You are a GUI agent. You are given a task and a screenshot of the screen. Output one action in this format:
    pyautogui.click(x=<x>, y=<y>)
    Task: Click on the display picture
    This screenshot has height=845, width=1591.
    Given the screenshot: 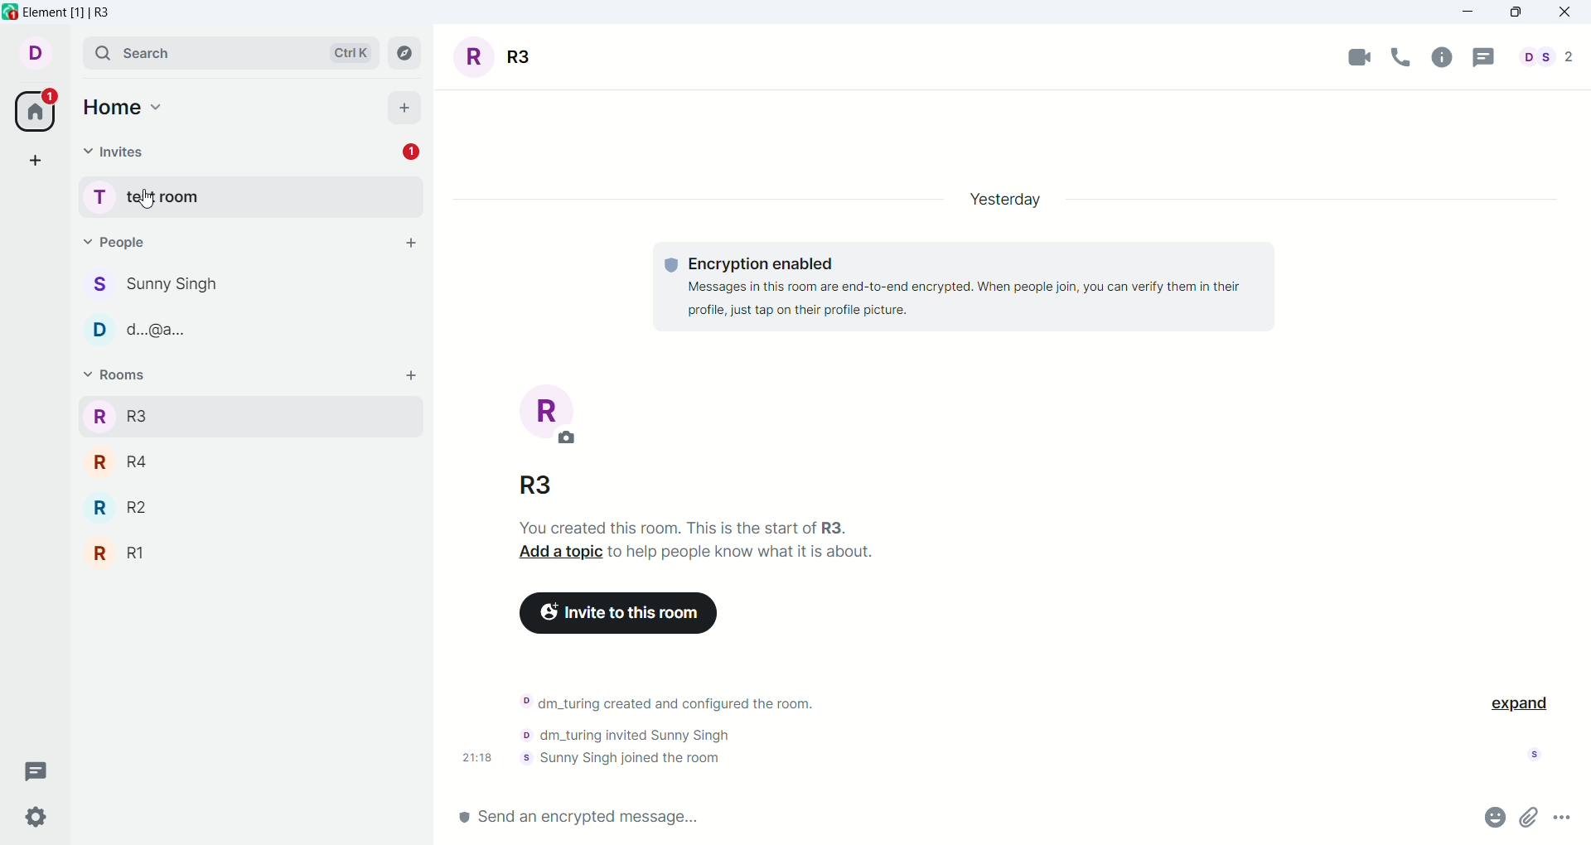 What is the action you would take?
    pyautogui.click(x=544, y=413)
    